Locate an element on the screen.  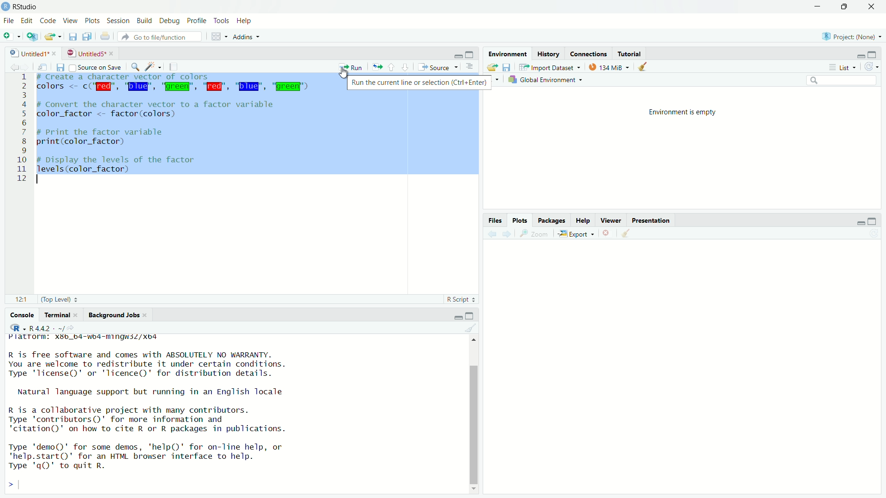
go back to the previous source location is located at coordinates (10, 67).